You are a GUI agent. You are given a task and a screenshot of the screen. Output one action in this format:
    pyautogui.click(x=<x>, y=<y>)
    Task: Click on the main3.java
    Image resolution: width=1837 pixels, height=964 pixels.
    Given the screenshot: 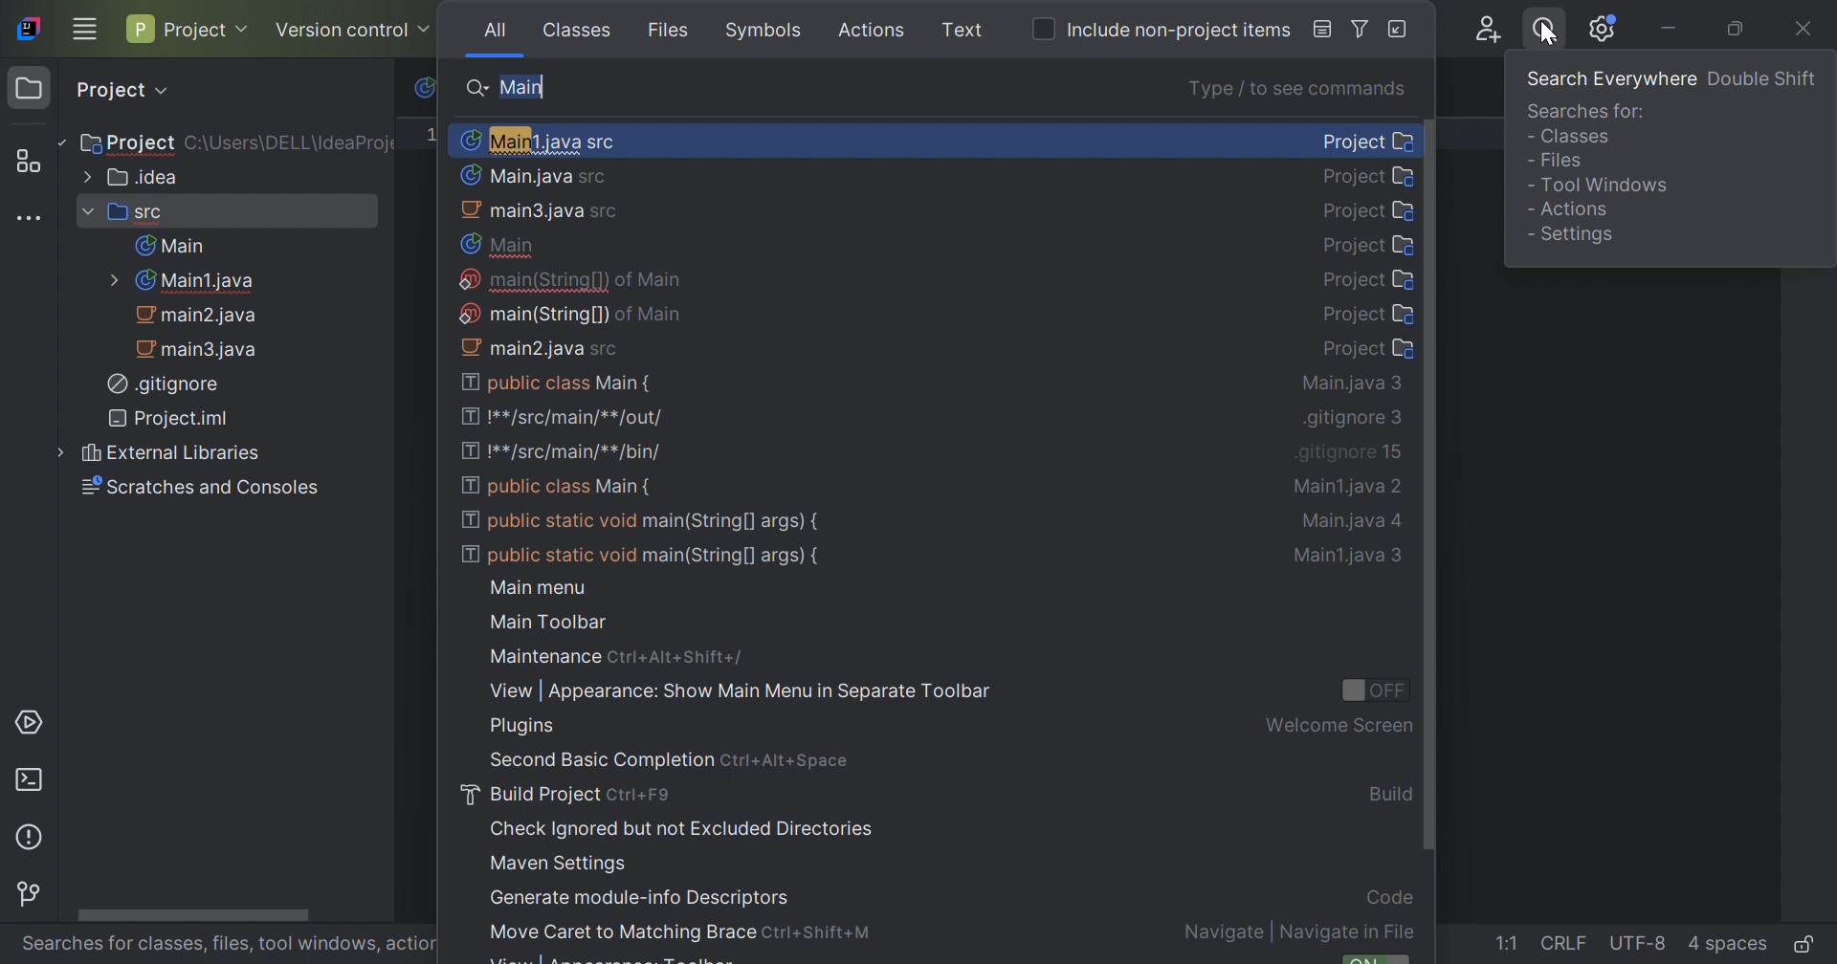 What is the action you would take?
    pyautogui.click(x=200, y=348)
    